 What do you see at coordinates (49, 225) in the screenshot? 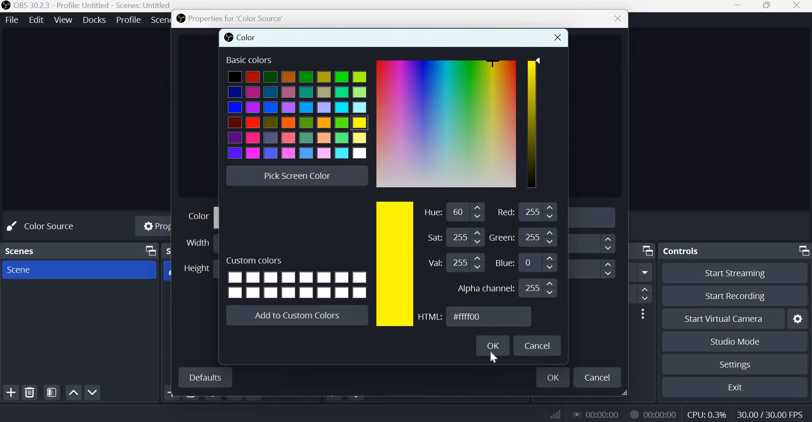
I see `No source selected` at bounding box center [49, 225].